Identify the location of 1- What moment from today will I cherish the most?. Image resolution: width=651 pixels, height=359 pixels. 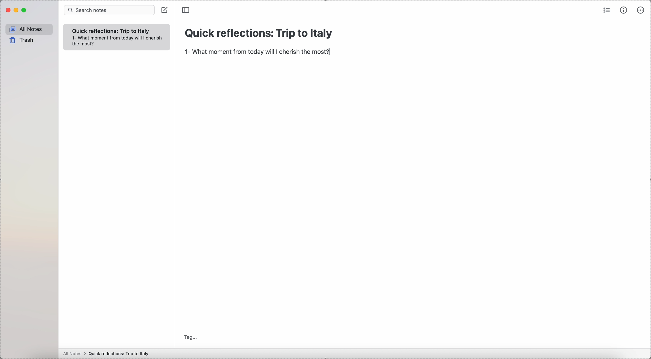
(258, 52).